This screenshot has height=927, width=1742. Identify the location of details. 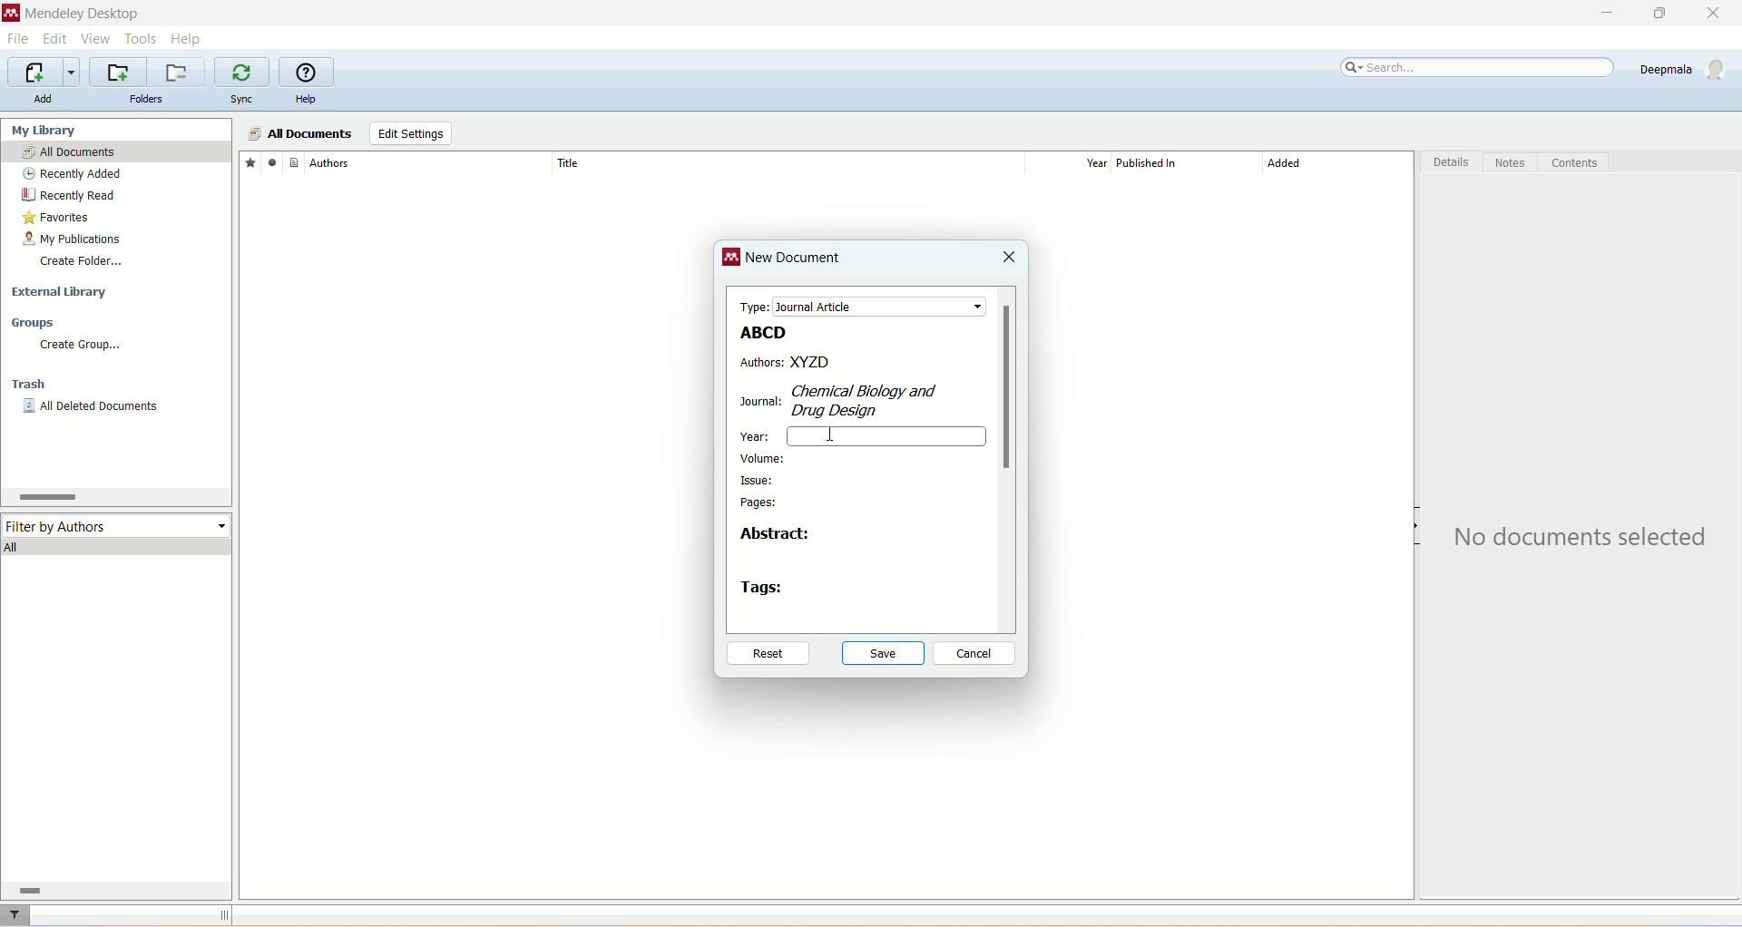
(1453, 165).